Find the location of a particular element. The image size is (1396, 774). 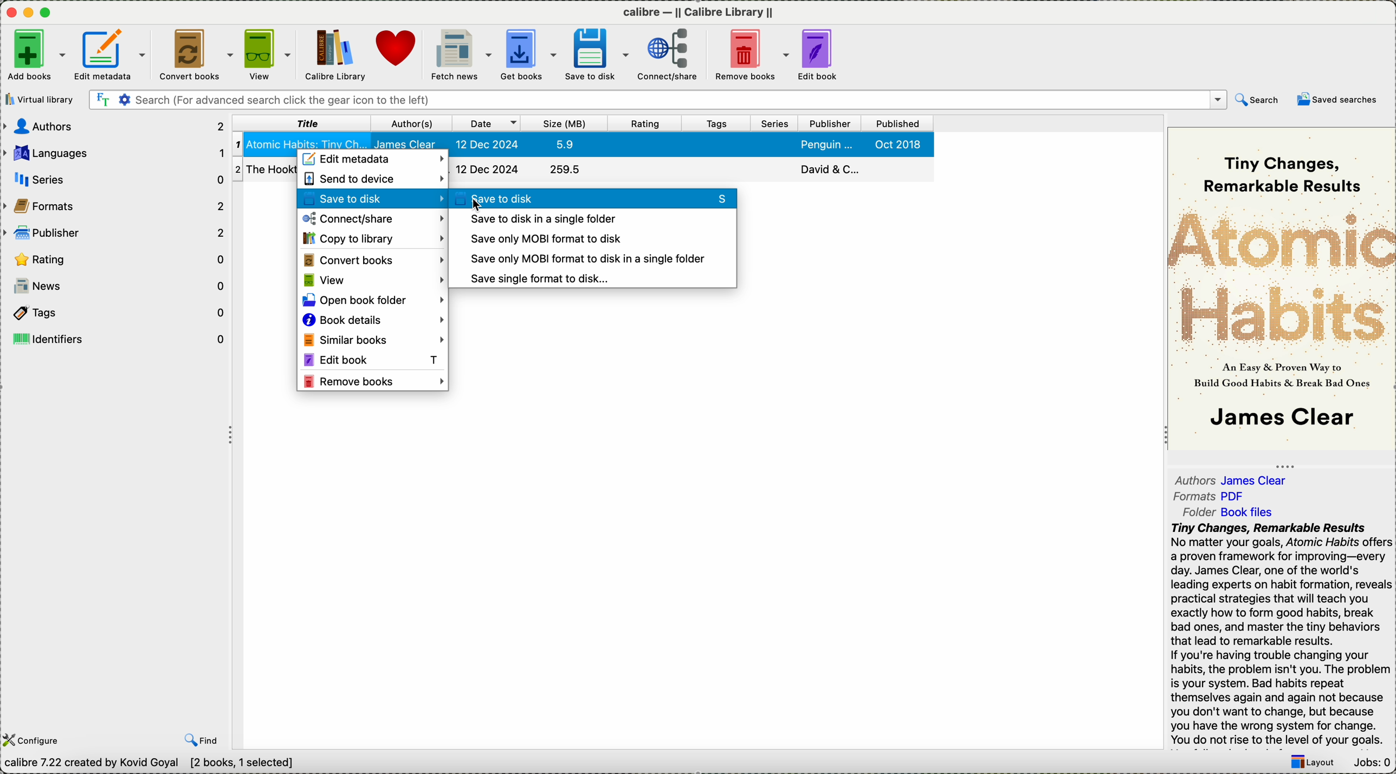

search is located at coordinates (1256, 99).